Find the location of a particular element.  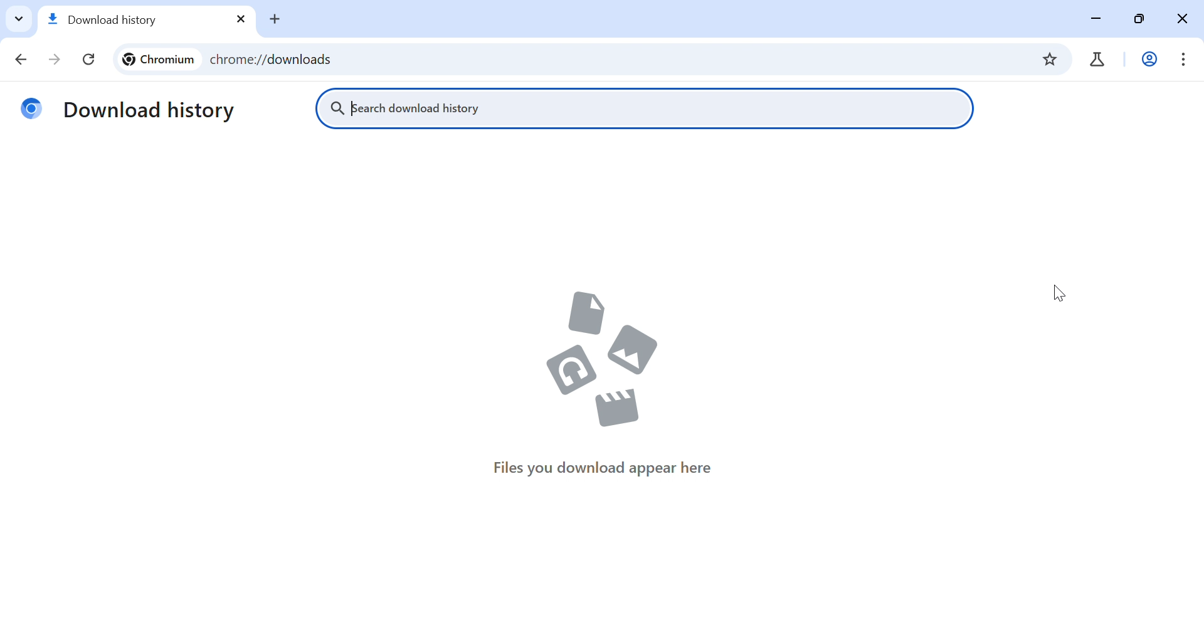

New tab is located at coordinates (277, 20).